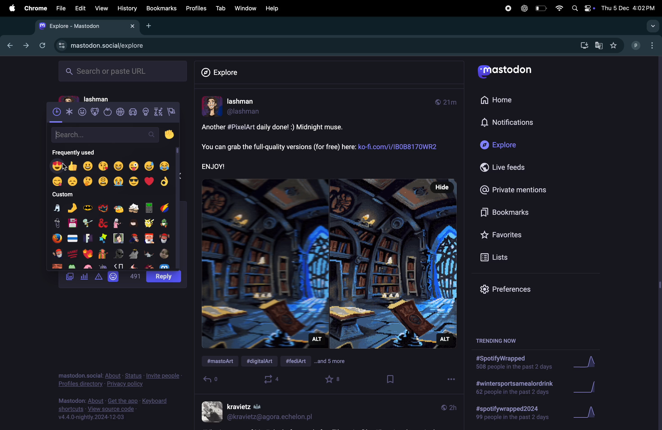 The width and height of the screenshot is (662, 430). What do you see at coordinates (317, 340) in the screenshot?
I see `Alt description` at bounding box center [317, 340].